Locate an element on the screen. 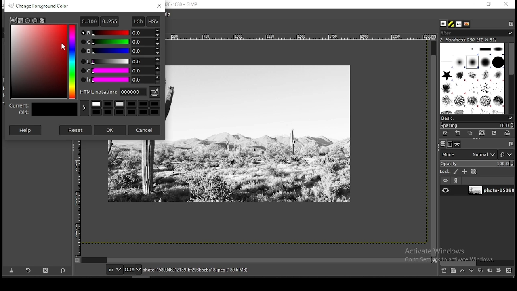 The height and width of the screenshot is (291, 517). HSV is located at coordinates (153, 21).